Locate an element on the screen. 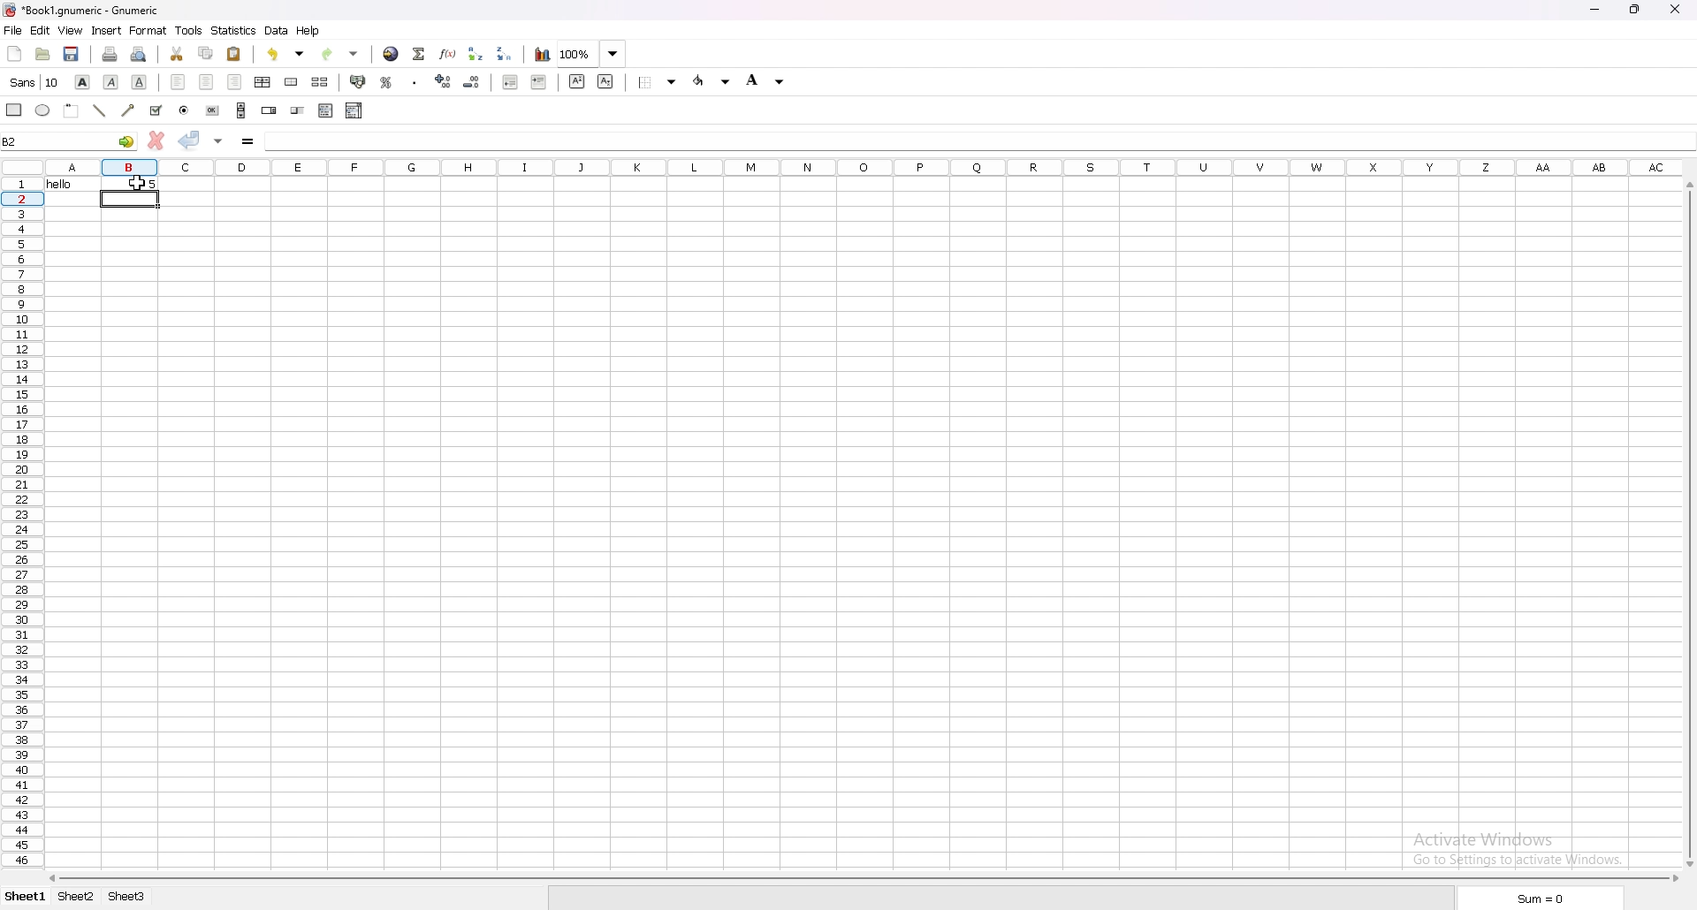  cancel change is located at coordinates (156, 140).